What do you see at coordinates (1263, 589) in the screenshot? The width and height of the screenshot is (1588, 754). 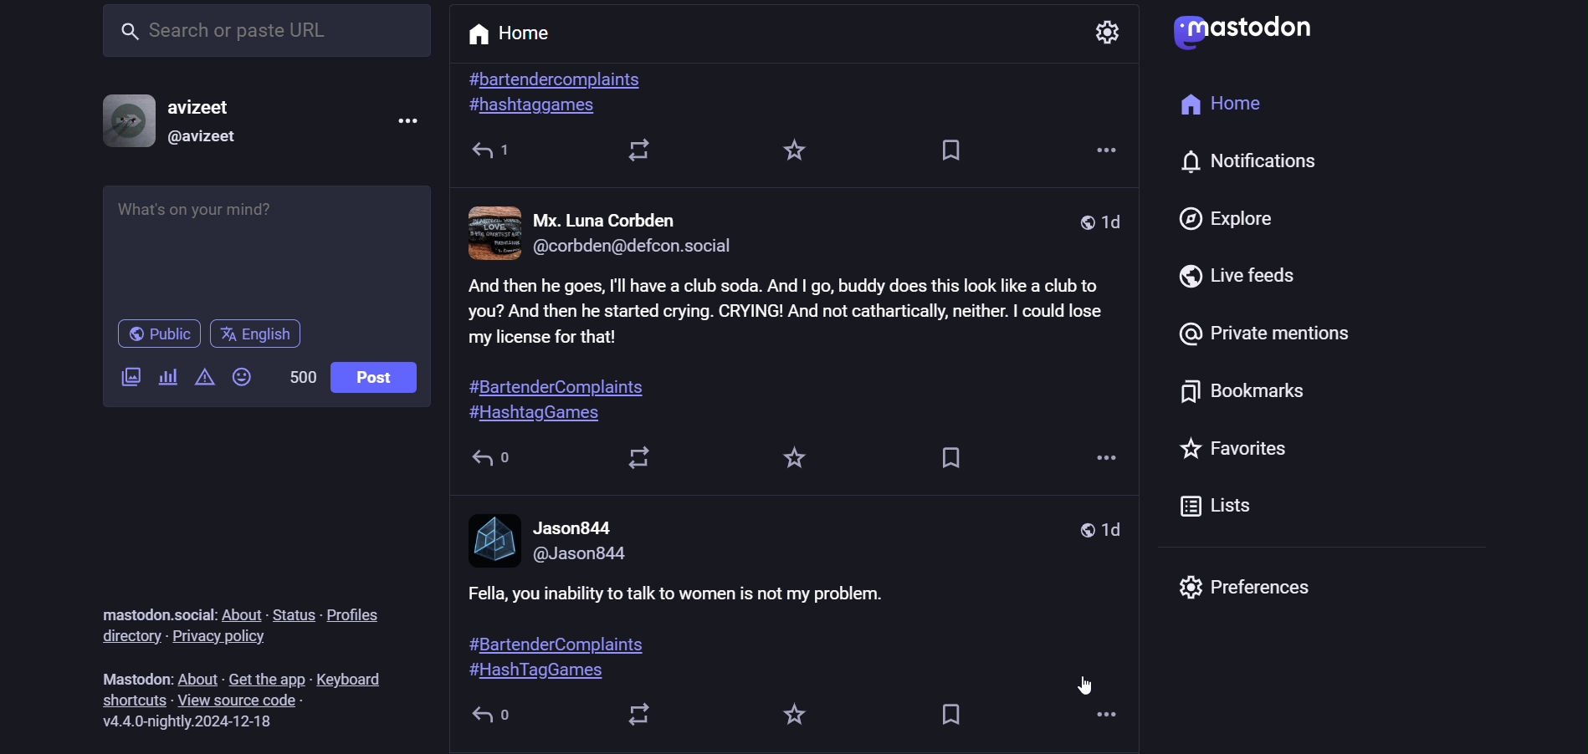 I see `preferences` at bounding box center [1263, 589].